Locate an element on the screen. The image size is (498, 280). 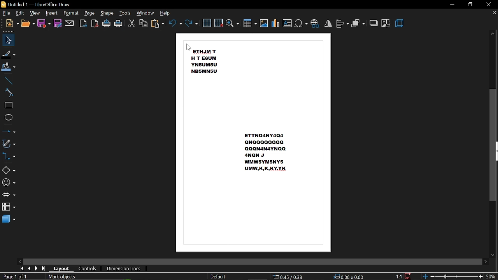
tools is located at coordinates (126, 13).